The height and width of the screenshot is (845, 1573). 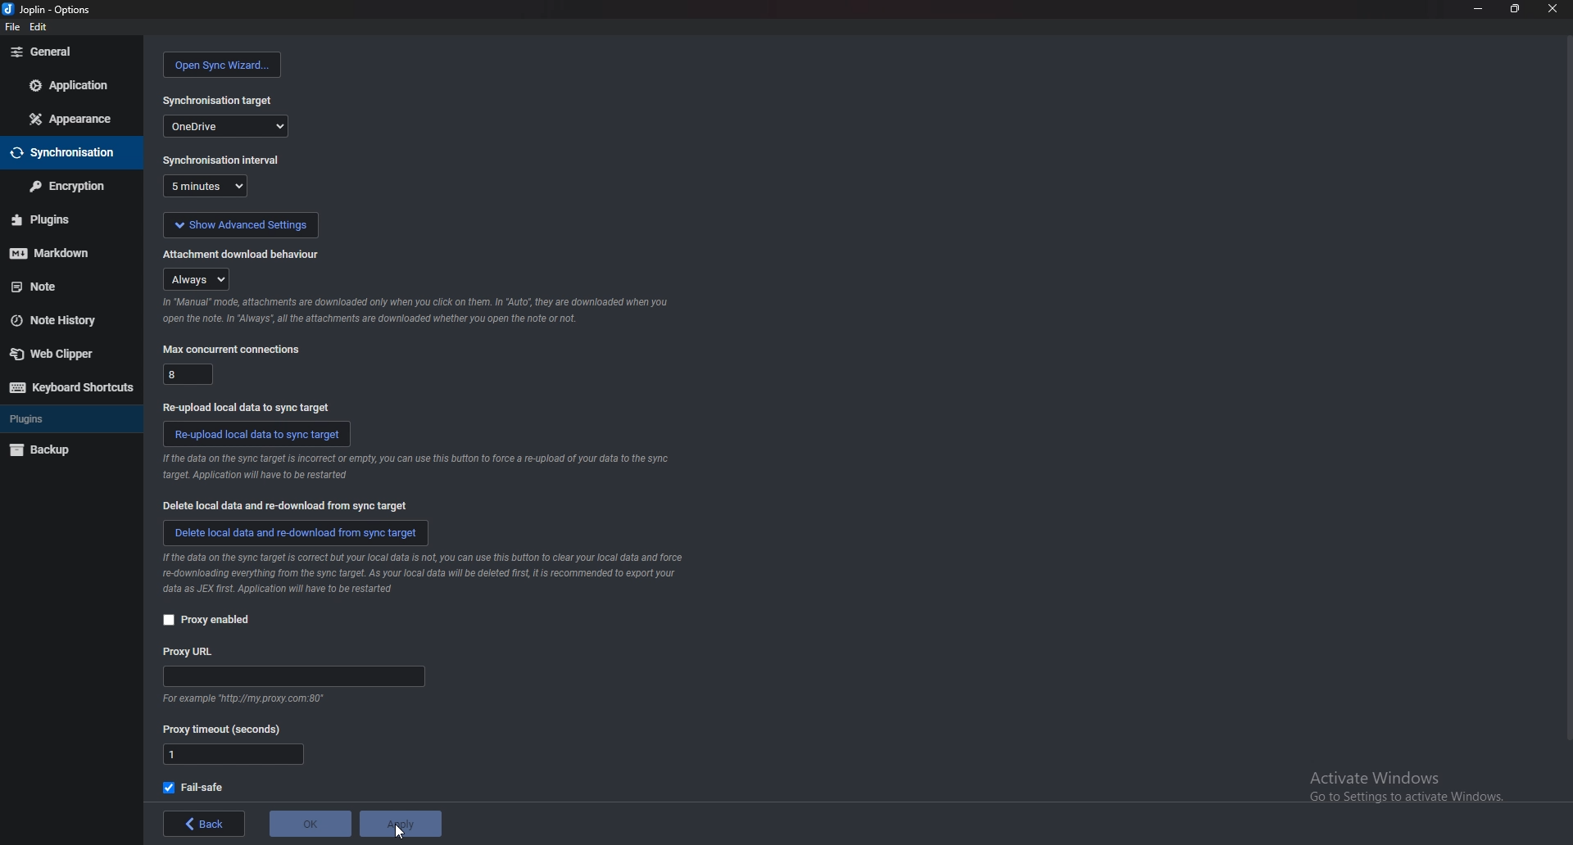 I want to click on delete local data and redownload, so click(x=295, y=535).